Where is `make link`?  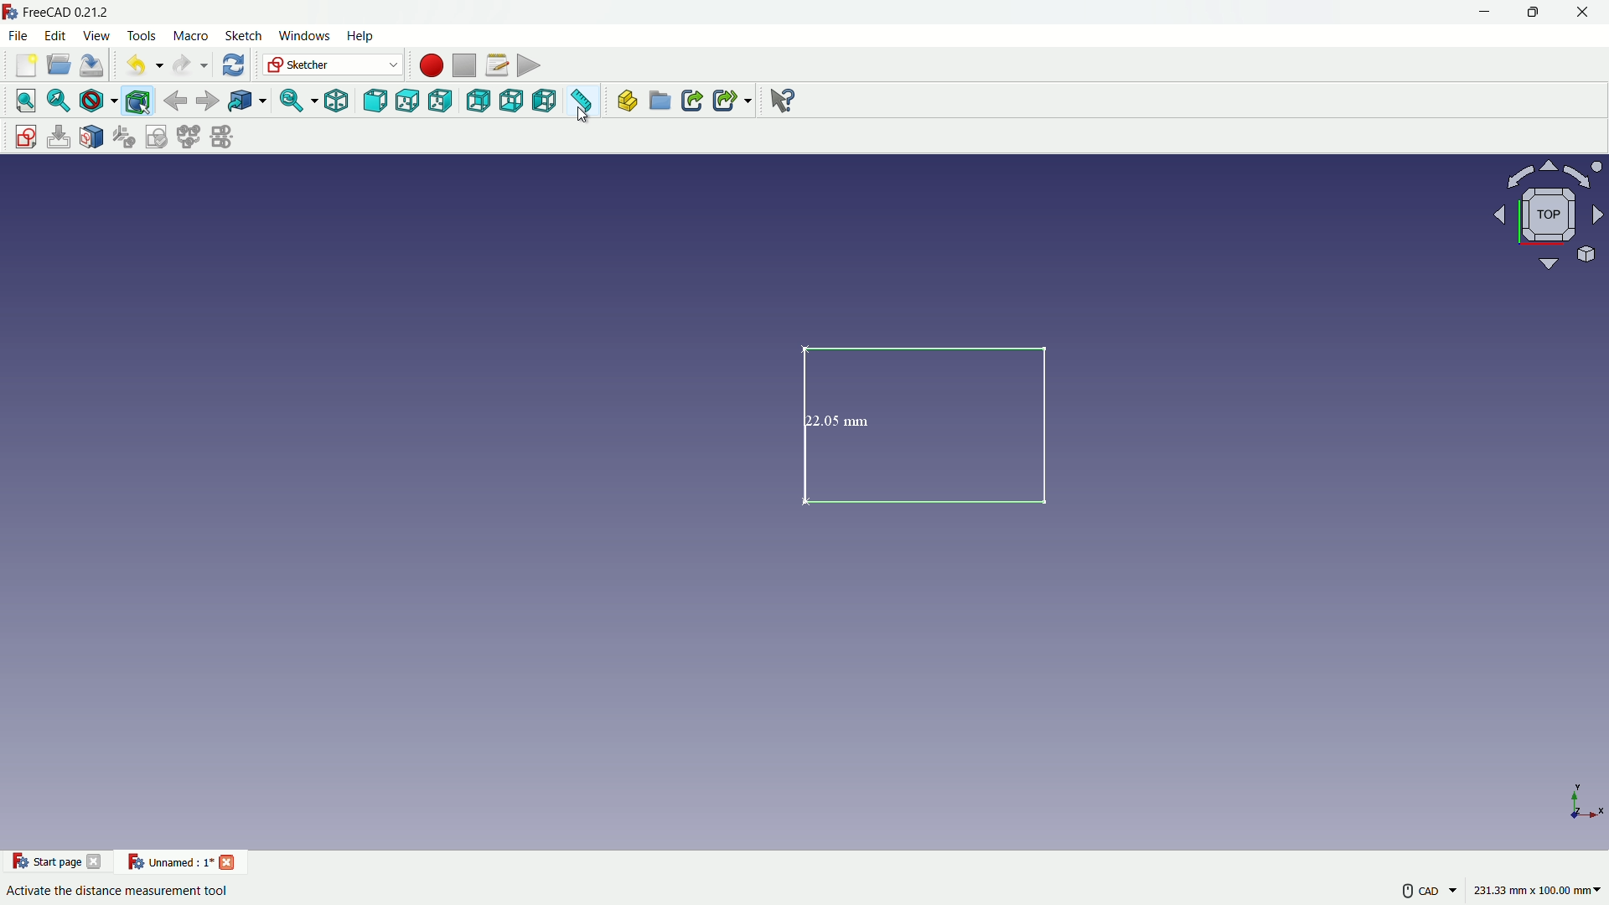
make link is located at coordinates (692, 102).